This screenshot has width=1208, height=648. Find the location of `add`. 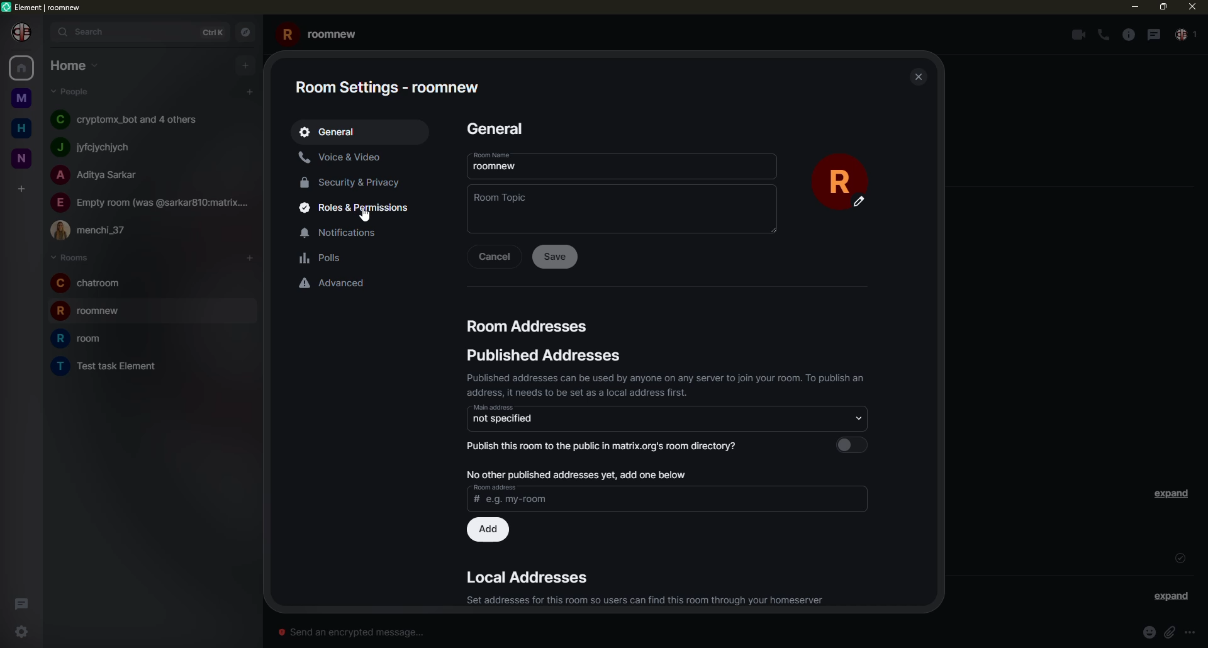

add is located at coordinates (250, 91).